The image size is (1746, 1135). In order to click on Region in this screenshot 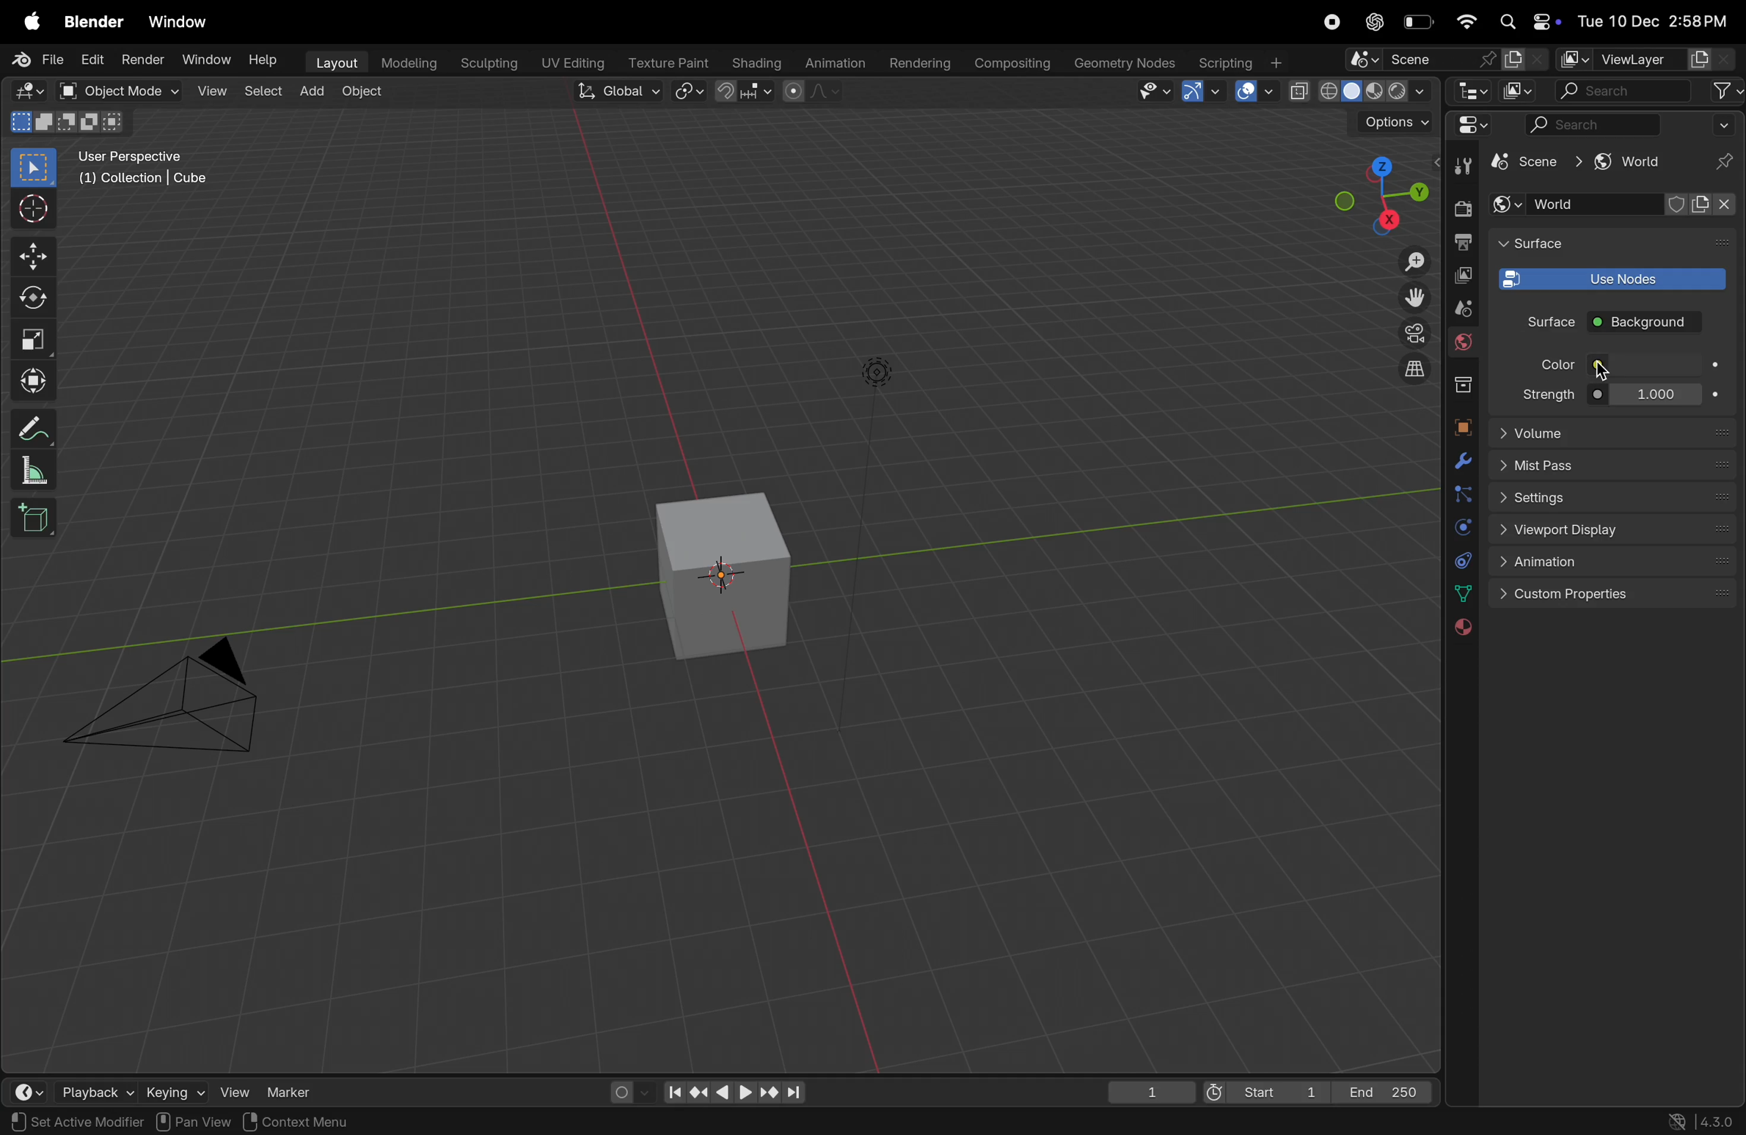, I will do `click(147, 1121)`.